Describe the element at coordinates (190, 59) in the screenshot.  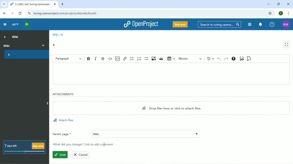
I see `Macros` at that location.